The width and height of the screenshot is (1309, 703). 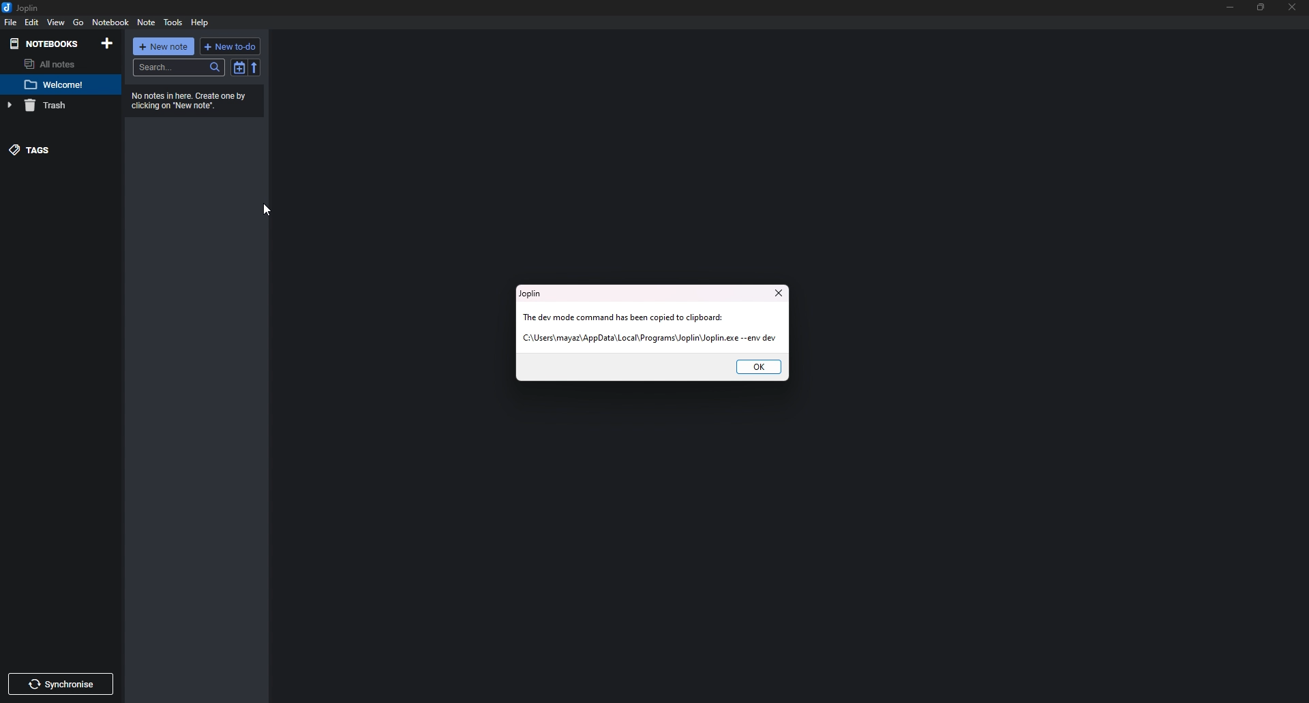 What do you see at coordinates (55, 150) in the screenshot?
I see `tags` at bounding box center [55, 150].